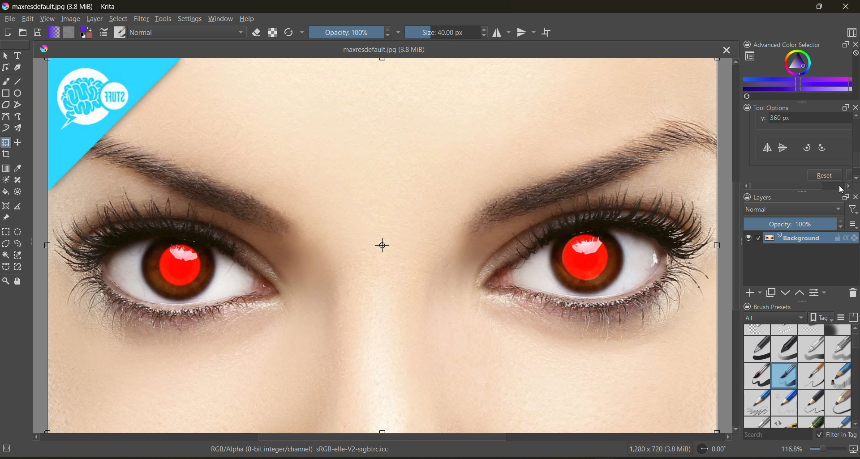 Image resolution: width=860 pixels, height=459 pixels. What do you see at coordinates (6, 142) in the screenshot?
I see `tool` at bounding box center [6, 142].